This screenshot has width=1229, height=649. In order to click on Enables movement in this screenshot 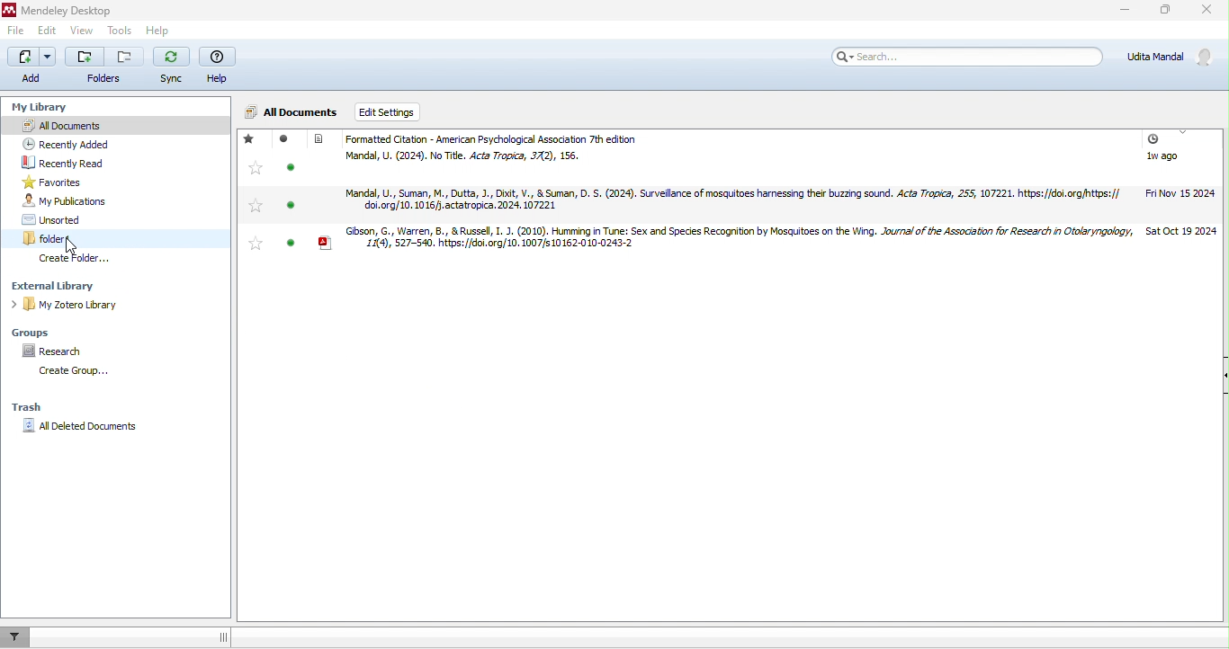, I will do `click(223, 637)`.